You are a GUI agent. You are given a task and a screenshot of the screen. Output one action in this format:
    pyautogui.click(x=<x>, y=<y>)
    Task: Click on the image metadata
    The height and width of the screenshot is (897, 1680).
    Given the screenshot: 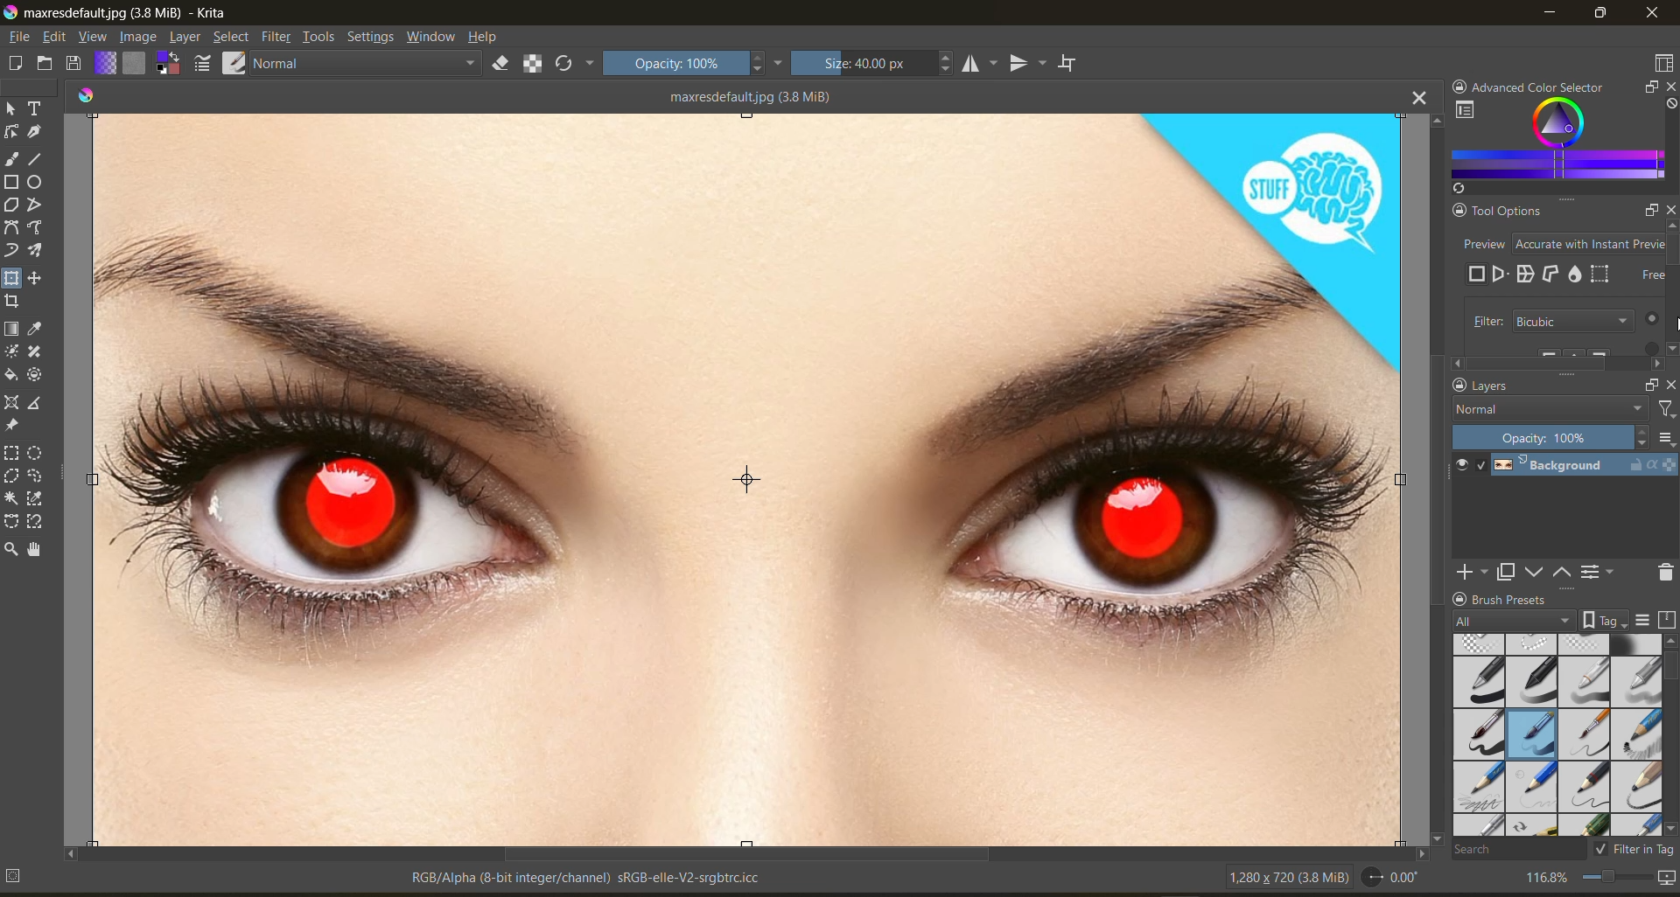 What is the action you would take?
    pyautogui.click(x=1285, y=880)
    